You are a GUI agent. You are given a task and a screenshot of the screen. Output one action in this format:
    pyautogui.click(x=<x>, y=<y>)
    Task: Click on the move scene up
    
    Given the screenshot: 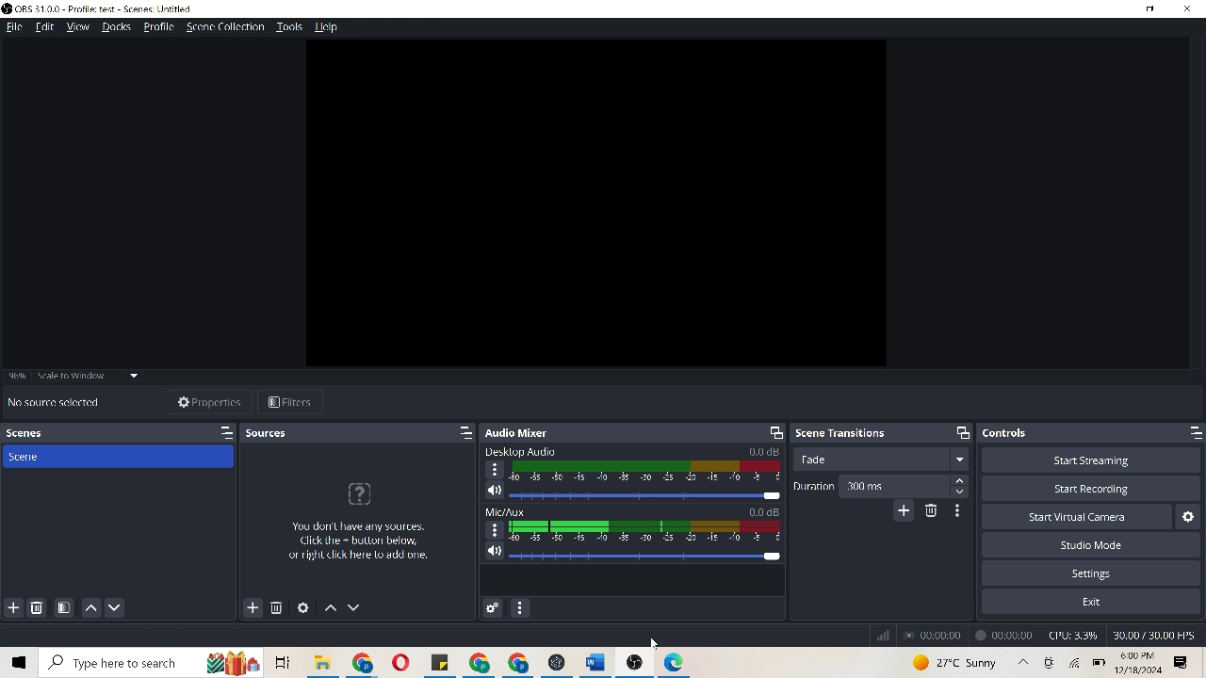 What is the action you would take?
    pyautogui.click(x=91, y=605)
    